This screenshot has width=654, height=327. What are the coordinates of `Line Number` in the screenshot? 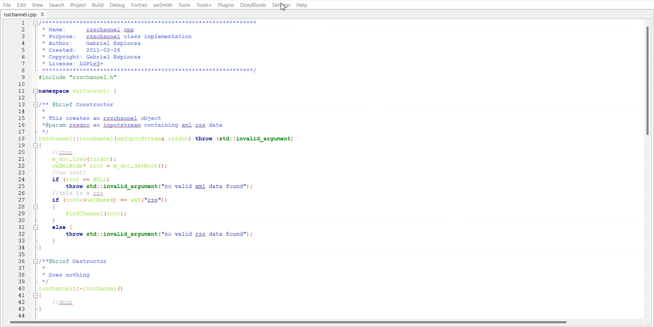 It's located at (16, 169).